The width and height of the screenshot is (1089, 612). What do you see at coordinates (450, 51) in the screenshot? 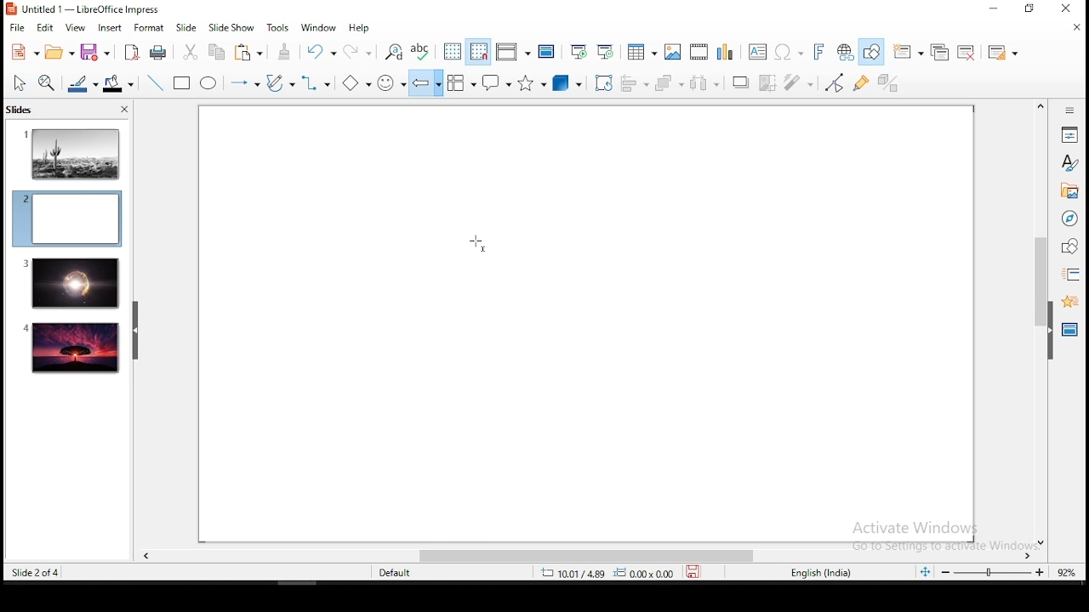
I see `display grid` at bounding box center [450, 51].